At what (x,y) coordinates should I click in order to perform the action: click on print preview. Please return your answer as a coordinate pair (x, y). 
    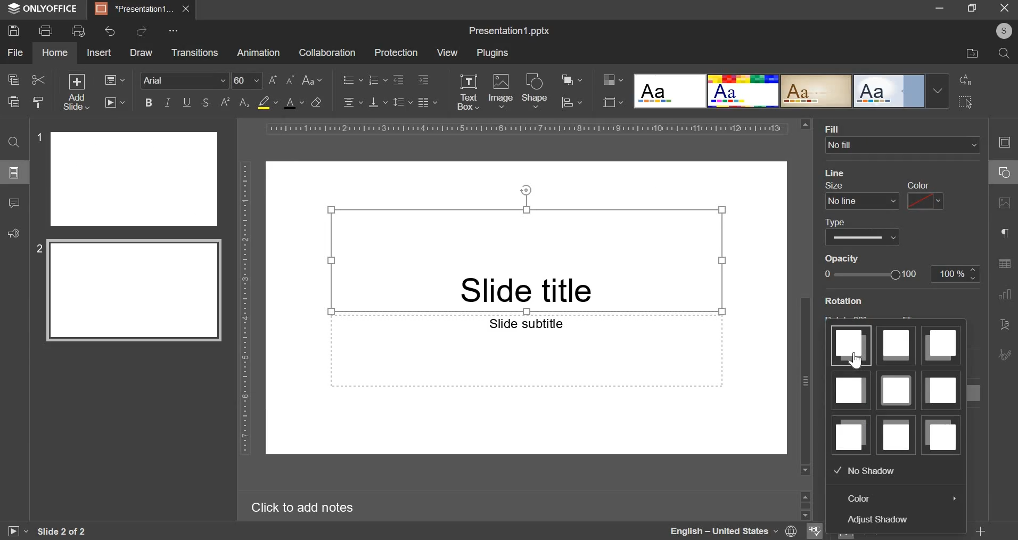
    Looking at the image, I should click on (78, 31).